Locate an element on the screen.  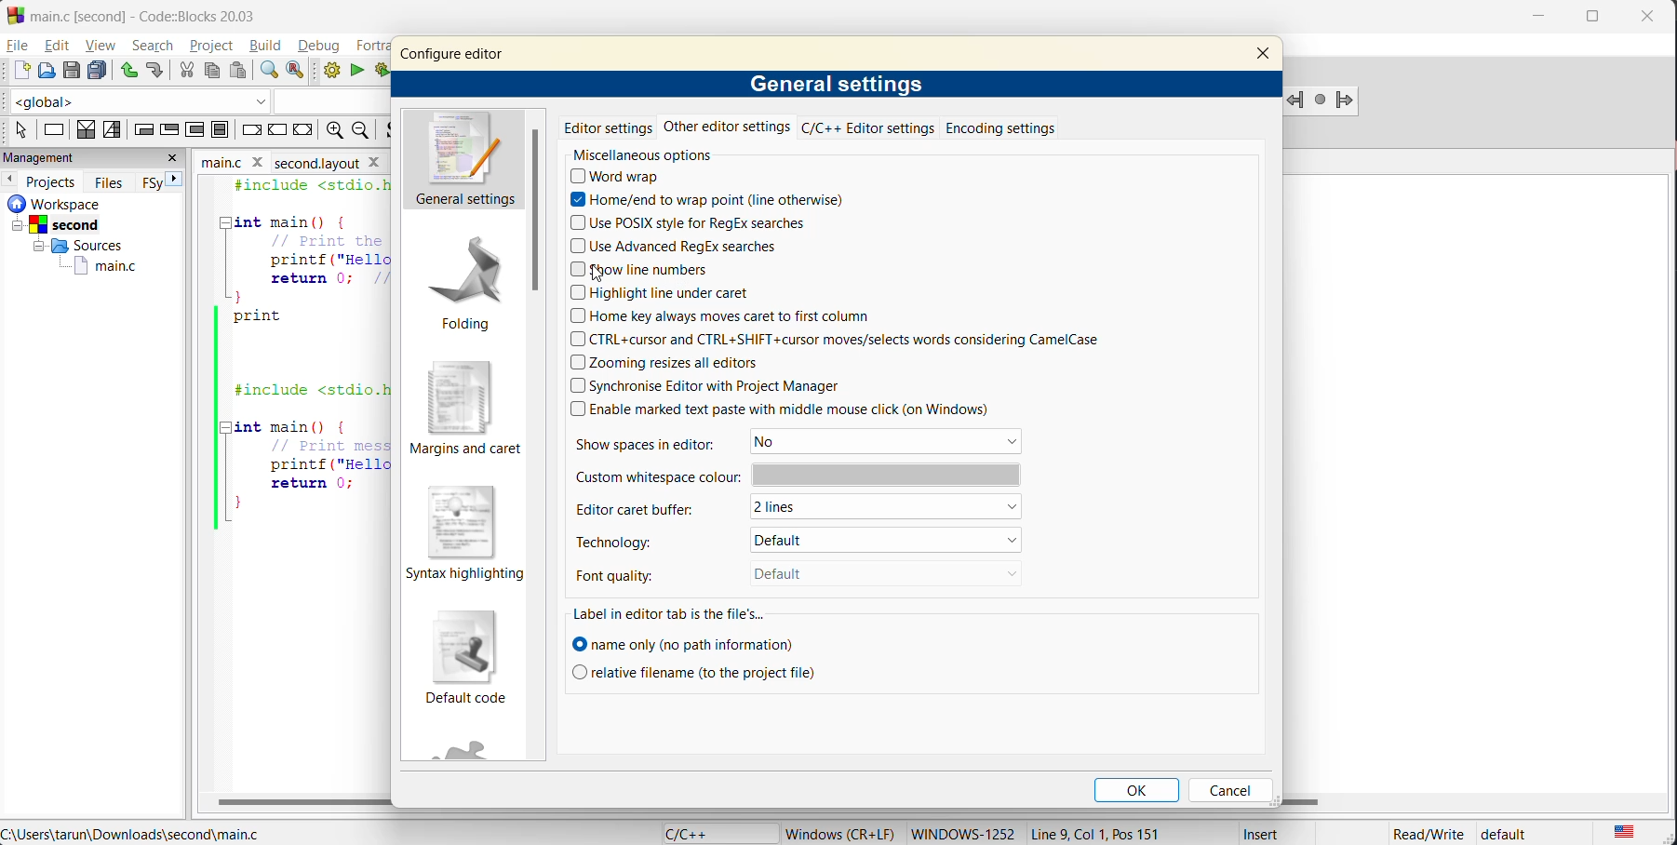
editor settings is located at coordinates (610, 127).